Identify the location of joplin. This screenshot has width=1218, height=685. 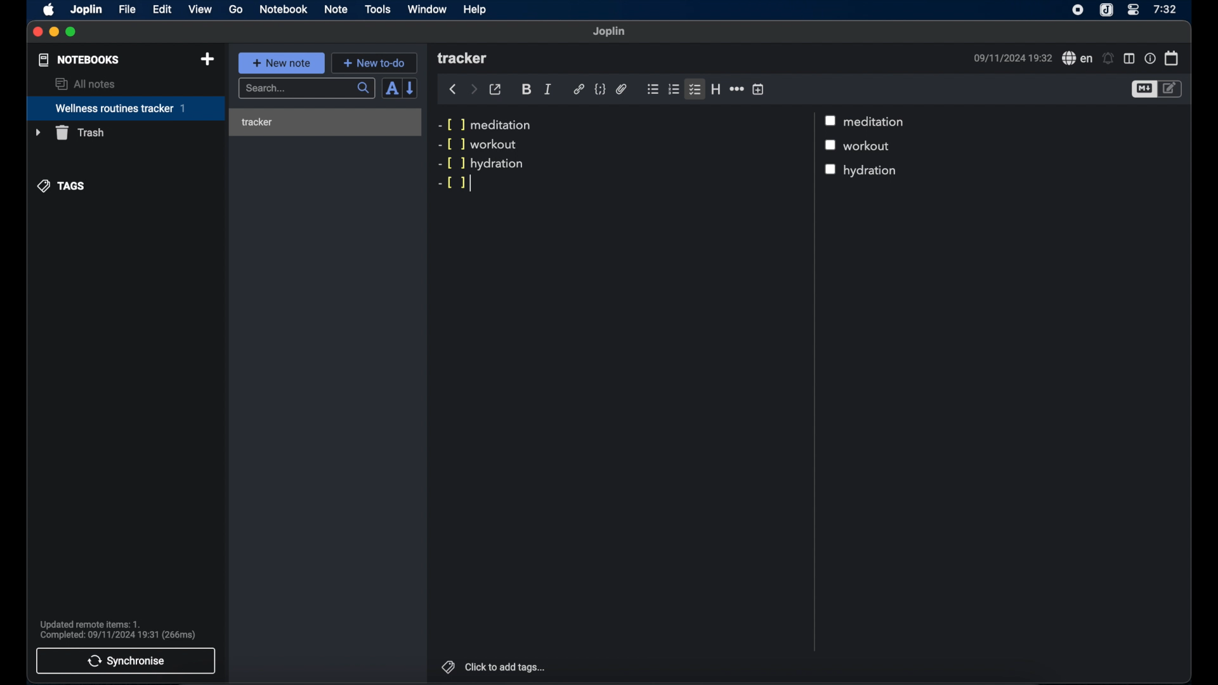
(87, 10).